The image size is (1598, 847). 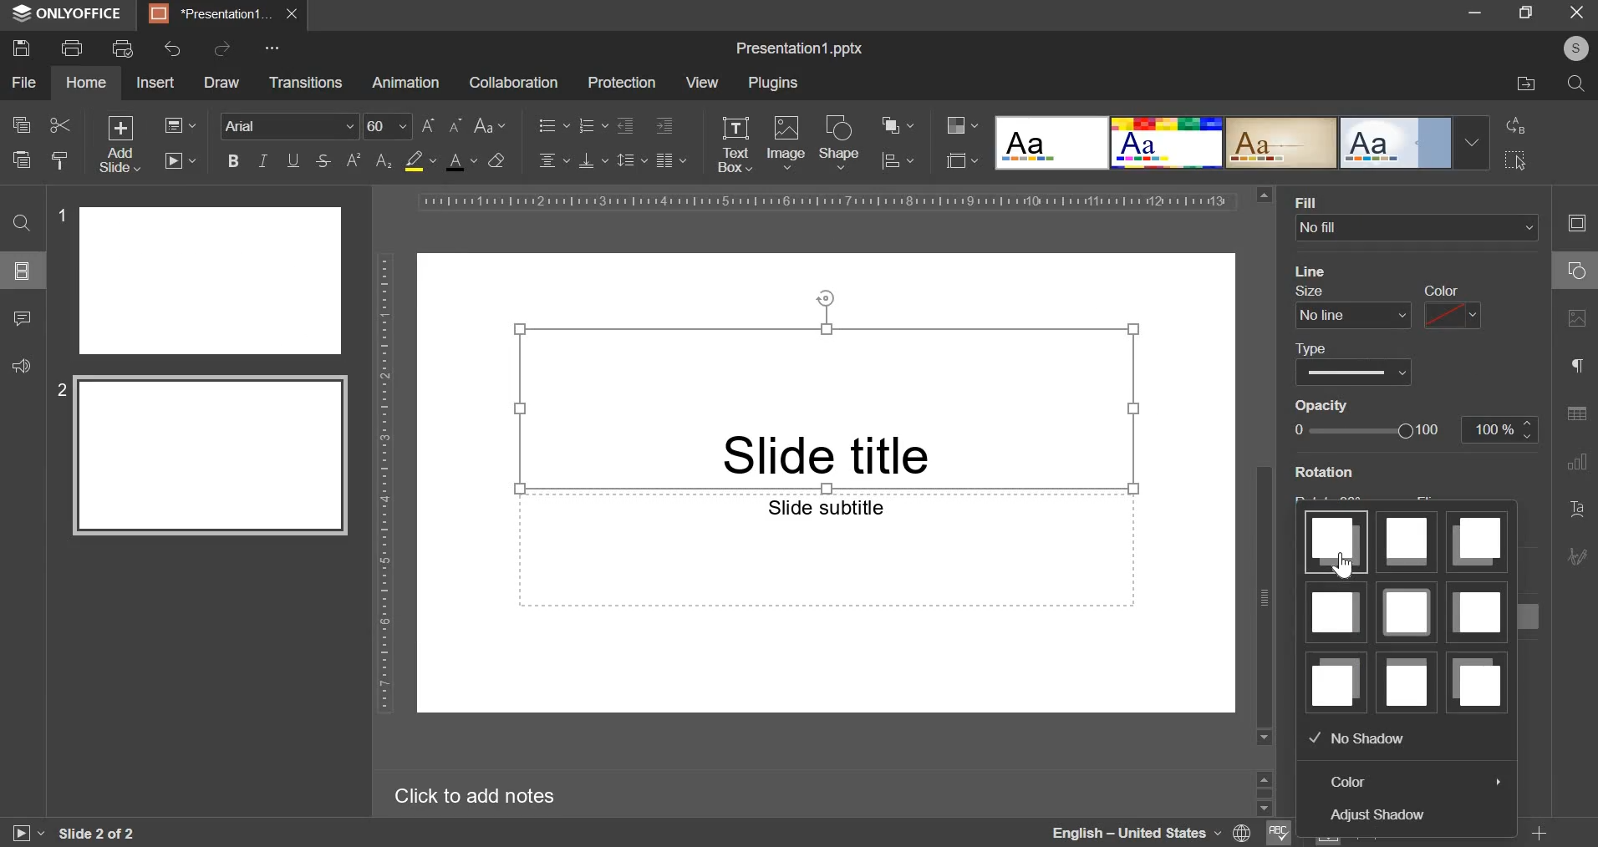 I want to click on chart settings, so click(x=1577, y=461).